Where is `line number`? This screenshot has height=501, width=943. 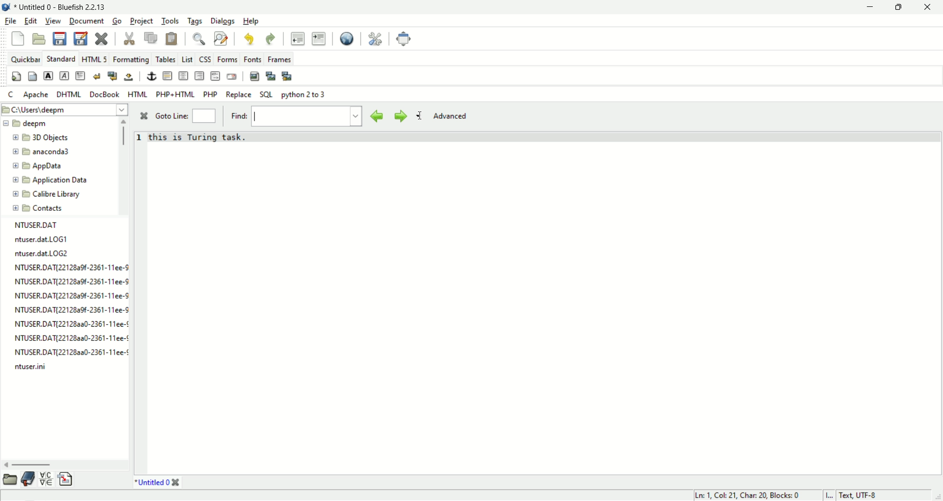
line number is located at coordinates (140, 140).